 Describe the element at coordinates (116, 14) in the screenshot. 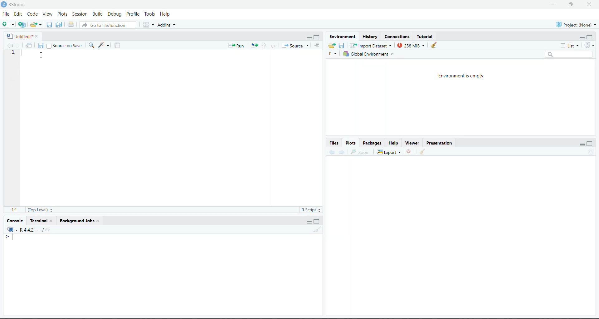

I see `Debug` at that location.